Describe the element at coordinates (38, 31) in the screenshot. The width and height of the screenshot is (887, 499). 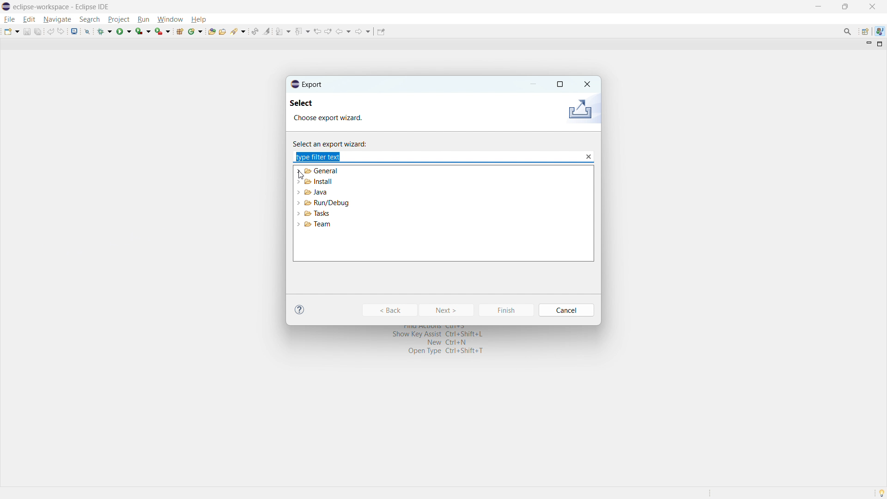
I see `save all` at that location.